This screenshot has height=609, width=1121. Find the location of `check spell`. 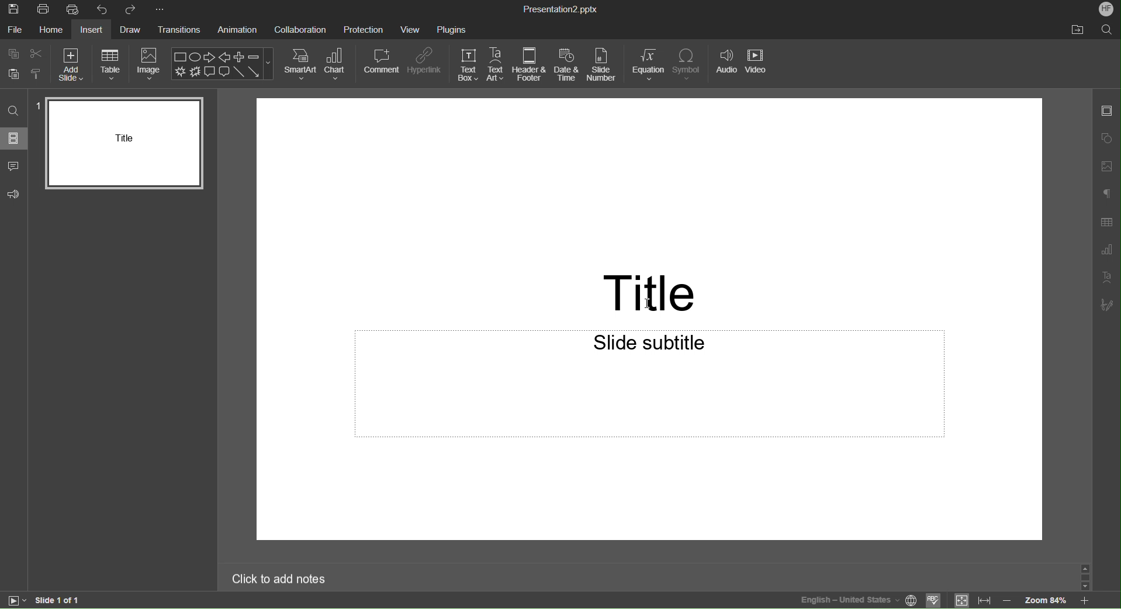

check spell is located at coordinates (934, 600).